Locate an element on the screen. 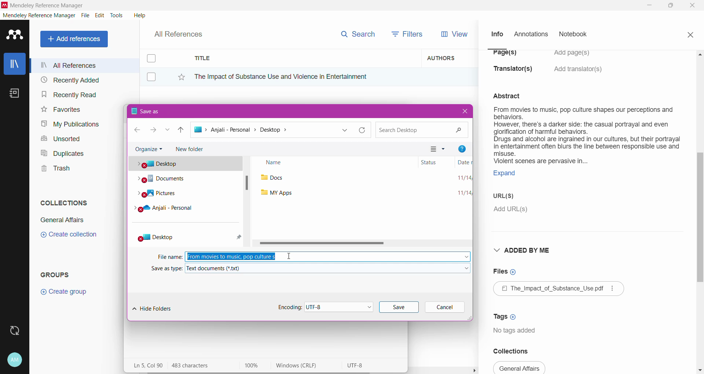 This screenshot has height=374, width=704. Minimize is located at coordinates (649, 5).